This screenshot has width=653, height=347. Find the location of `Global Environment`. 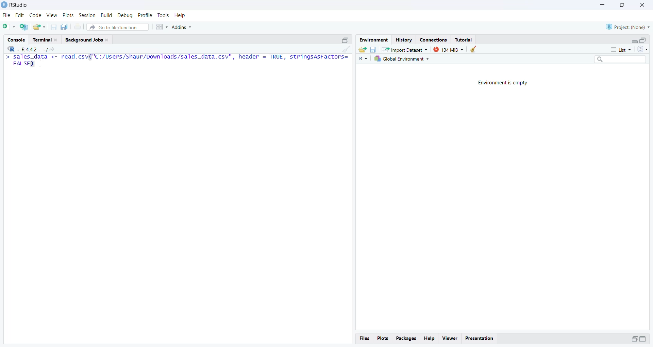

Global Environment is located at coordinates (402, 60).